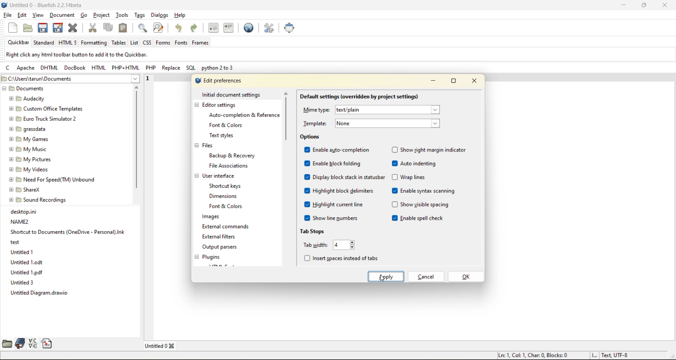 The image size is (676, 360). What do you see at coordinates (23, 15) in the screenshot?
I see `edit` at bounding box center [23, 15].